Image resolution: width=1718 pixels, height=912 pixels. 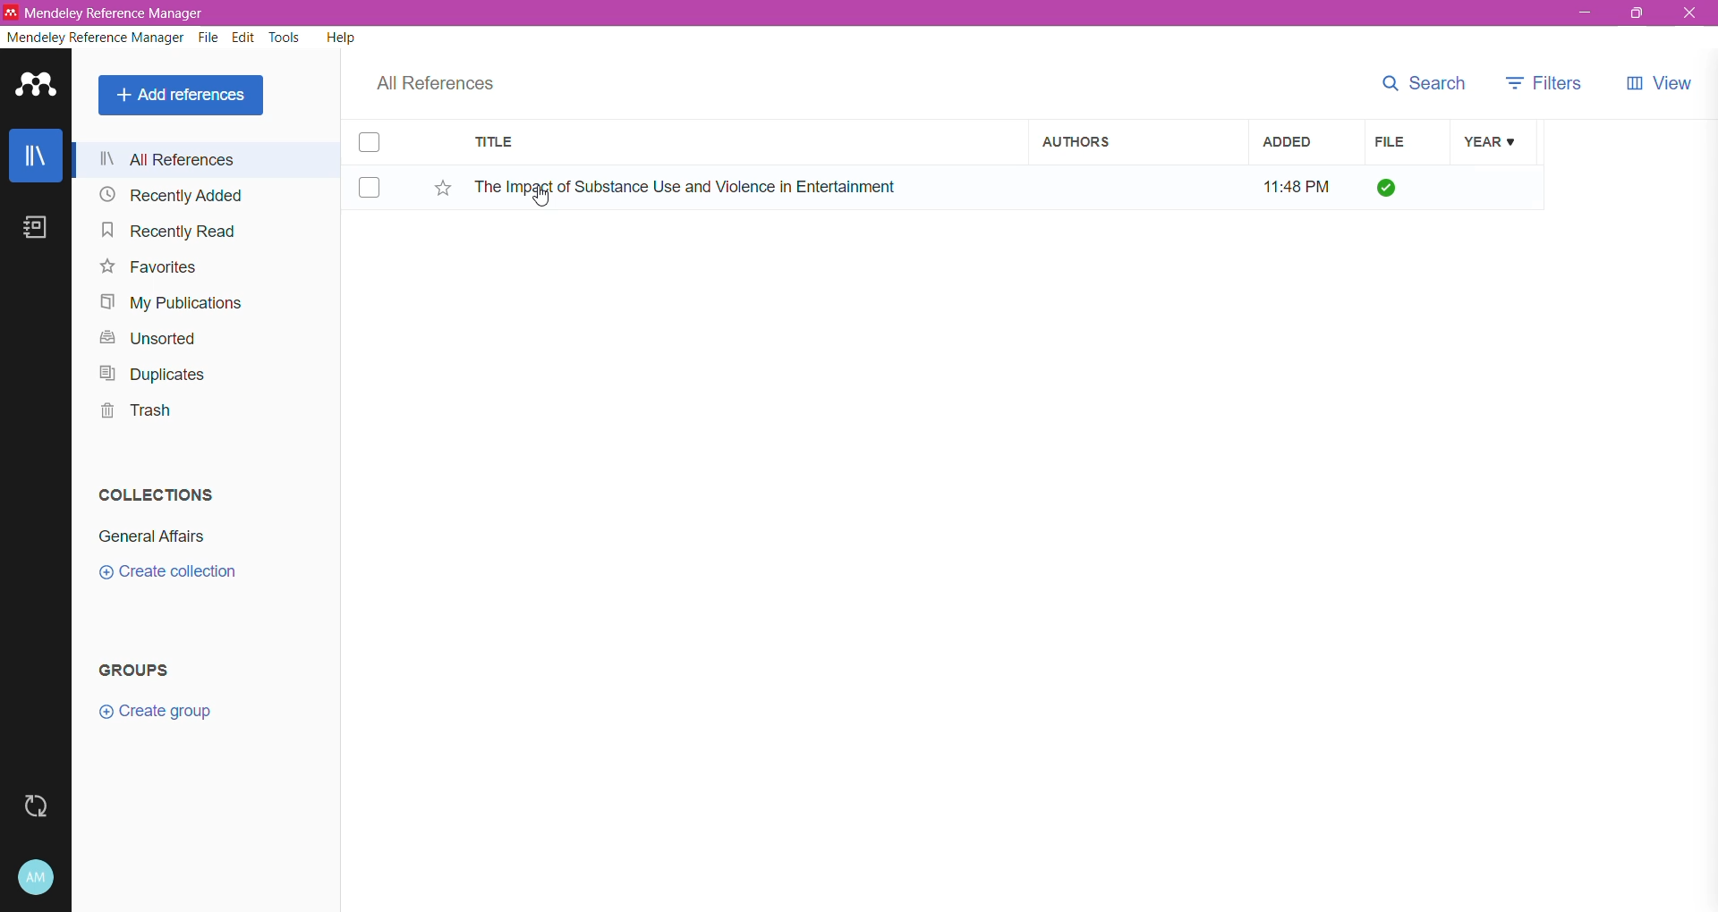 I want to click on Mendeley Reference Manager, so click(x=97, y=36).